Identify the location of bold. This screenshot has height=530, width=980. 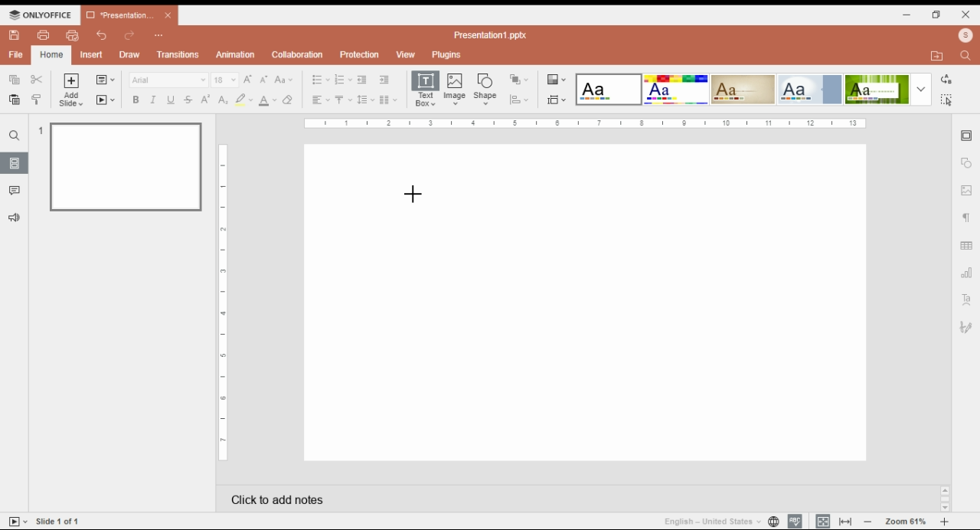
(136, 100).